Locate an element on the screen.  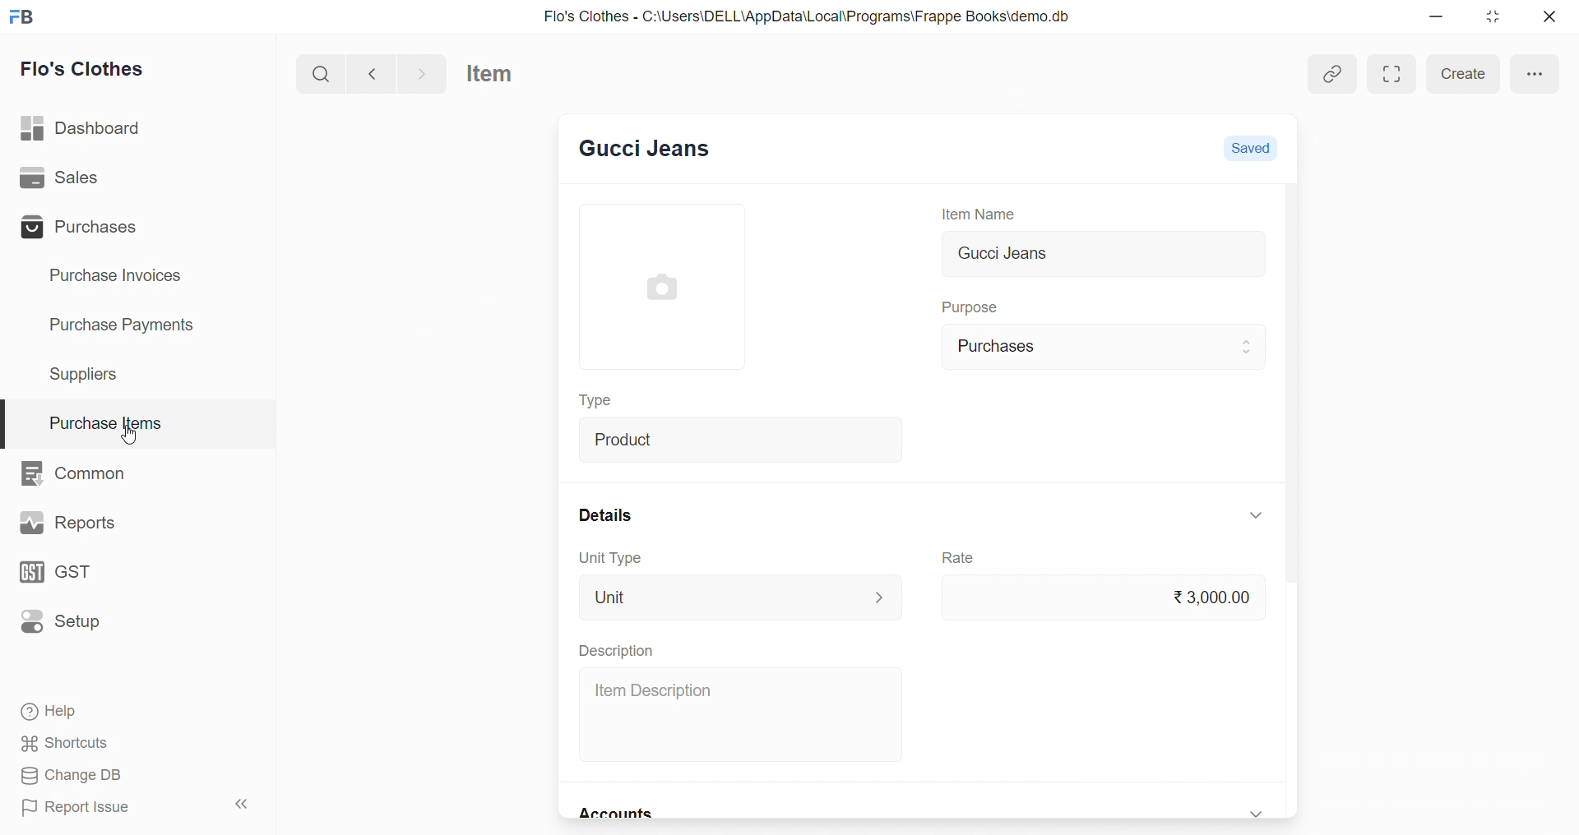
maximize window is located at coordinates (1392, 74).